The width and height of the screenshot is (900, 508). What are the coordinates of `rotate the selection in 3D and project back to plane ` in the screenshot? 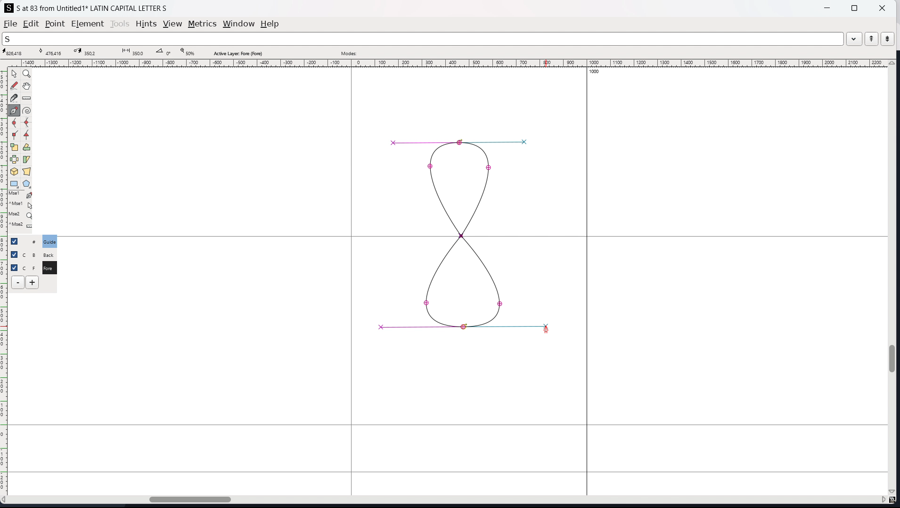 It's located at (14, 172).